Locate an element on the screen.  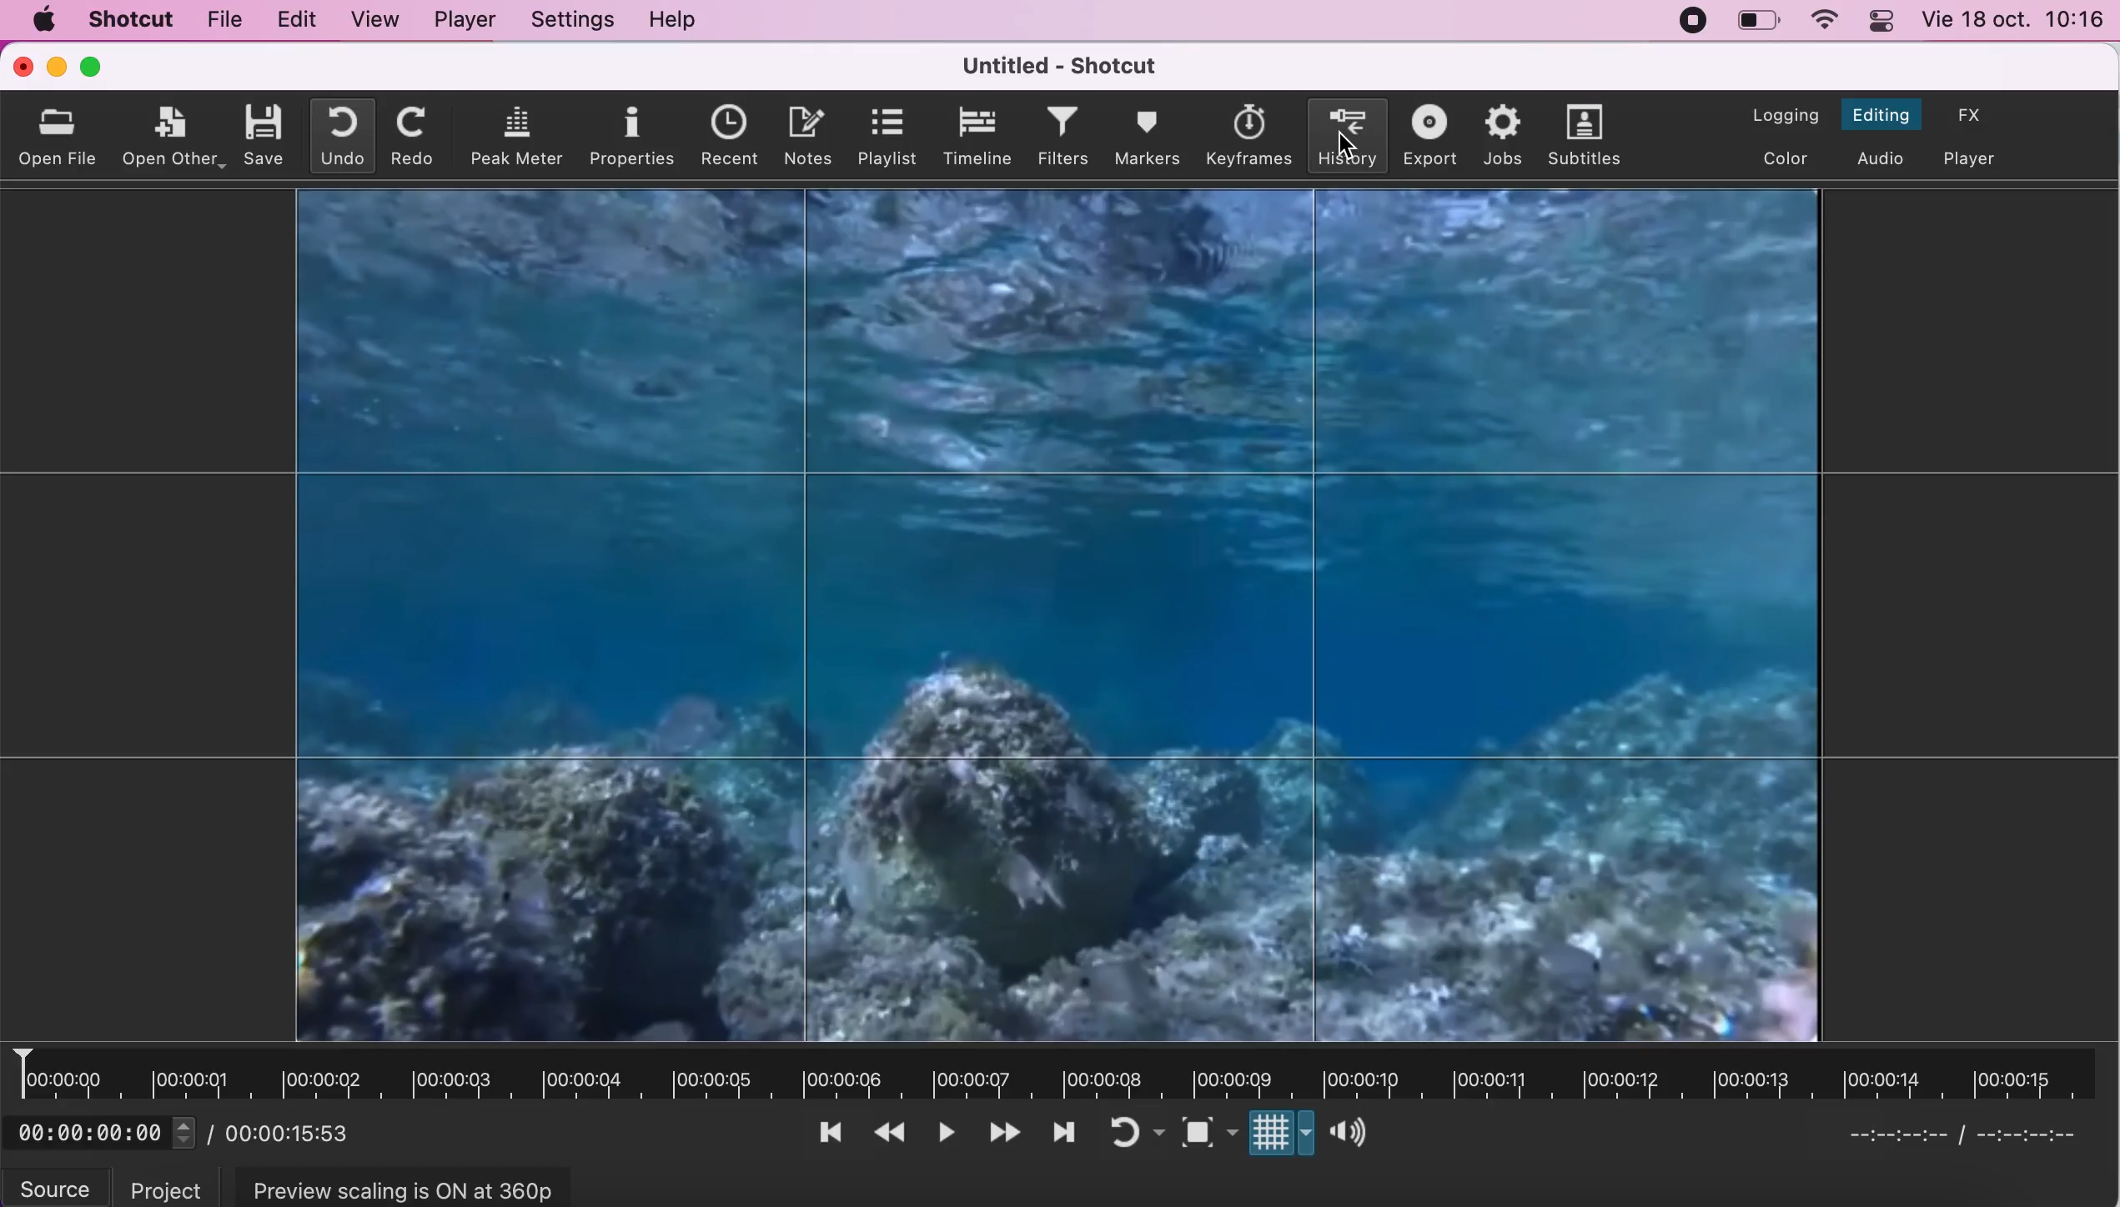
properties is located at coordinates (632, 137).